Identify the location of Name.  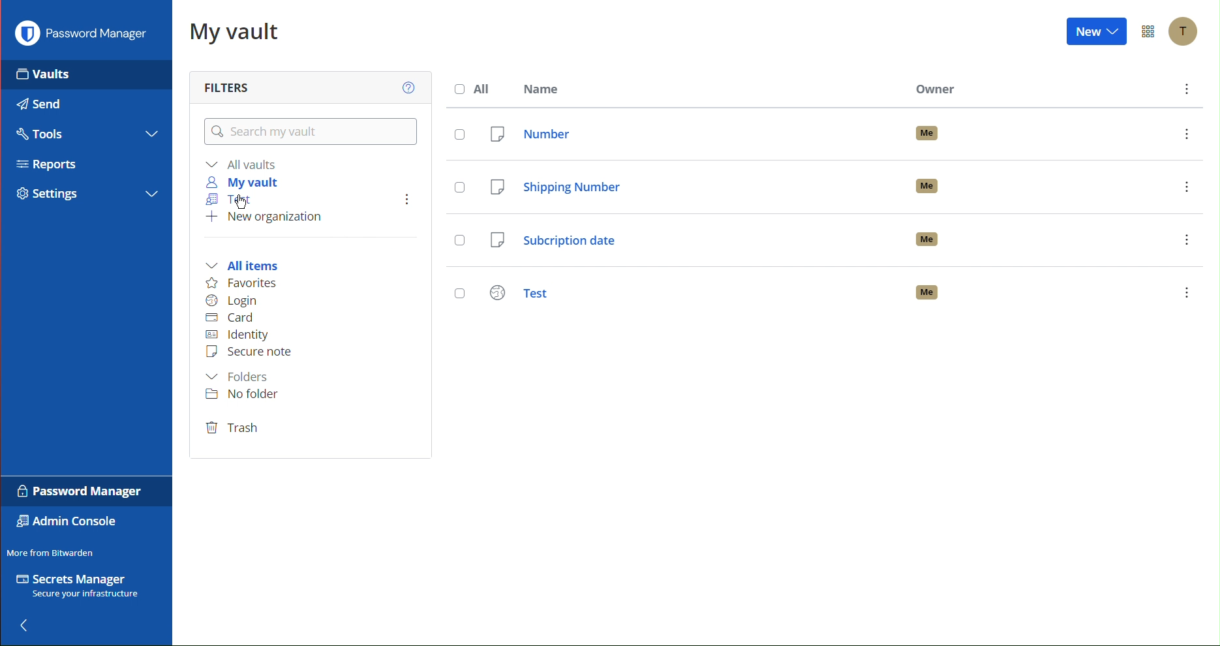
(541, 89).